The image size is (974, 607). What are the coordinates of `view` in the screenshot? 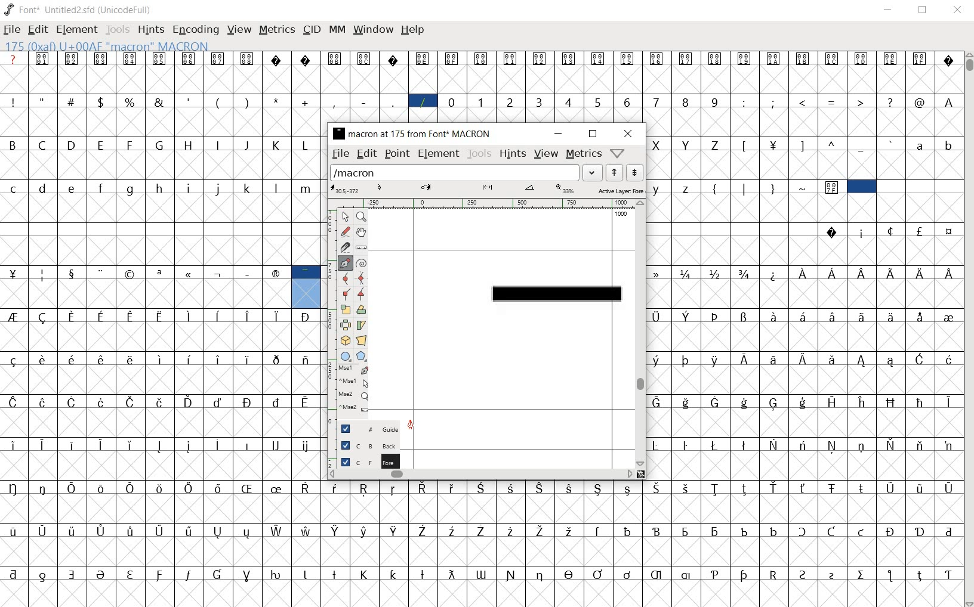 It's located at (239, 29).